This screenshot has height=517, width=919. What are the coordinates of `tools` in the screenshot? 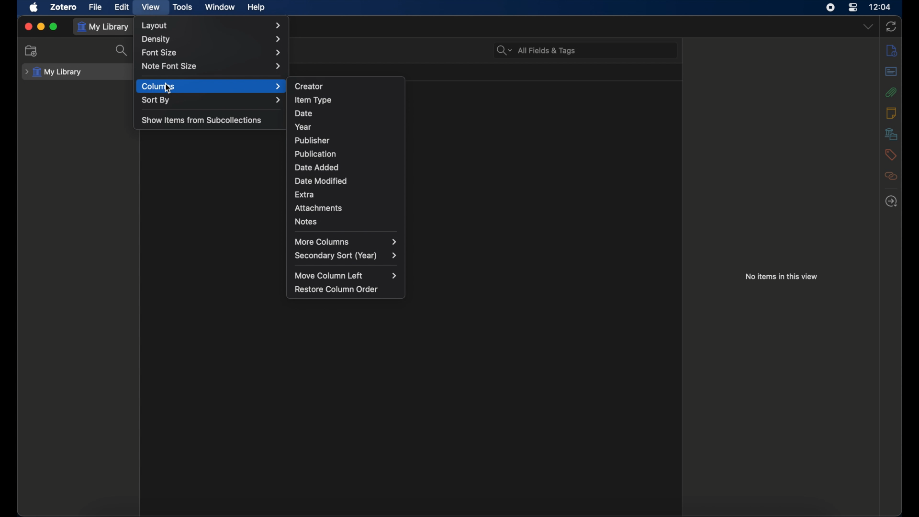 It's located at (183, 7).